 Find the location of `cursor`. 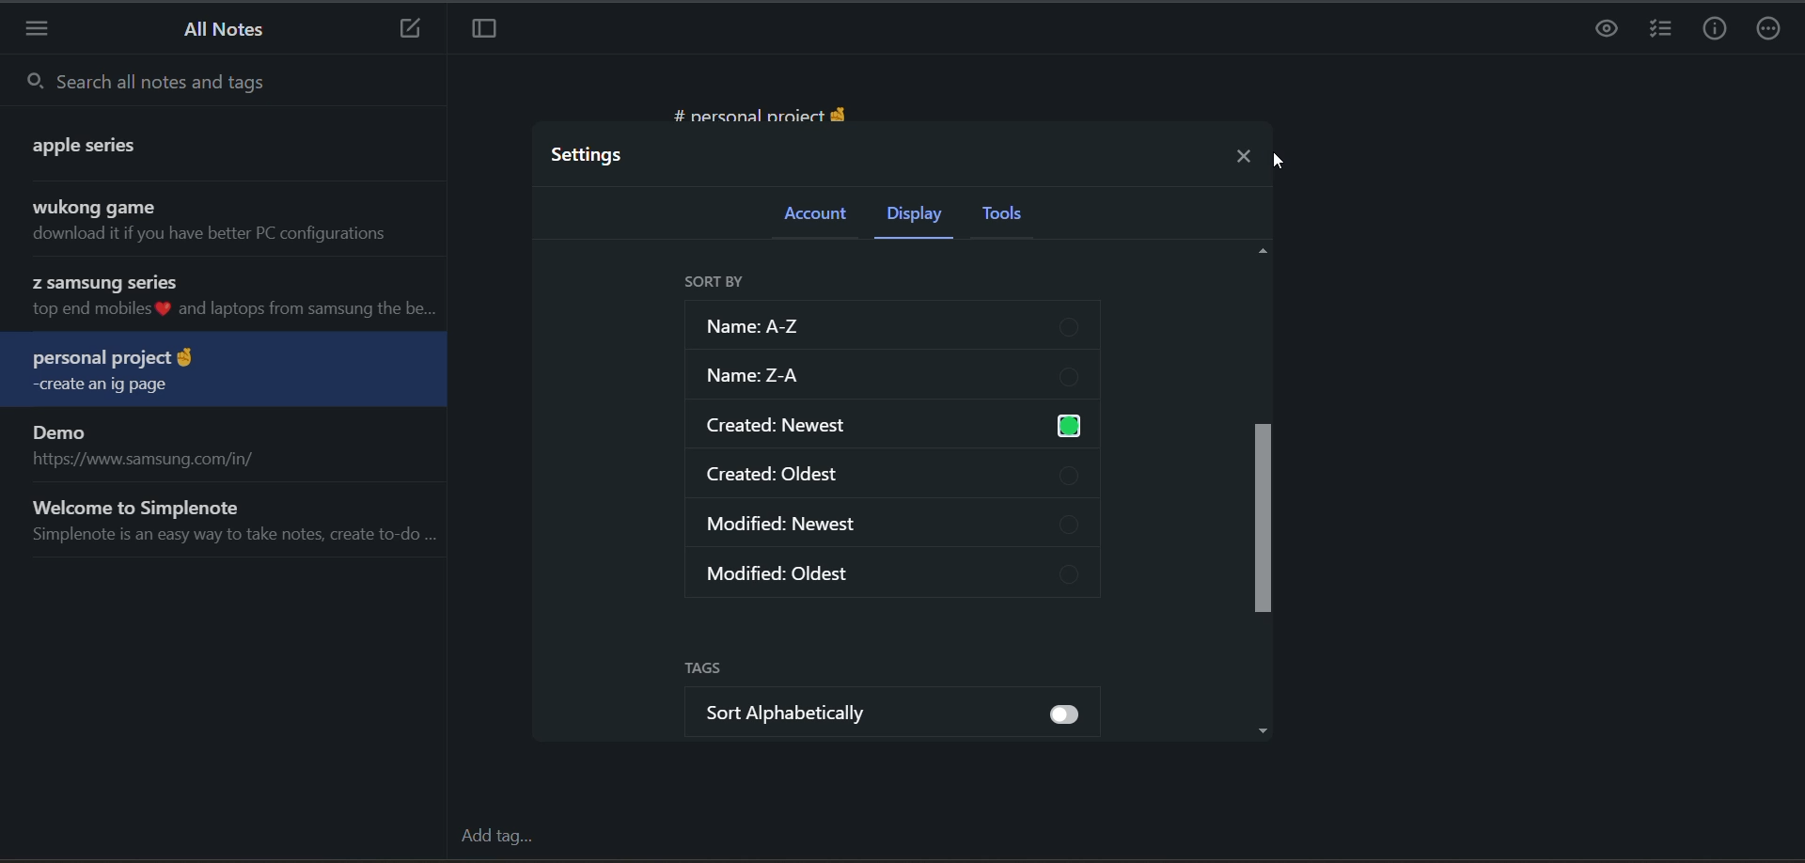

cursor is located at coordinates (1279, 165).